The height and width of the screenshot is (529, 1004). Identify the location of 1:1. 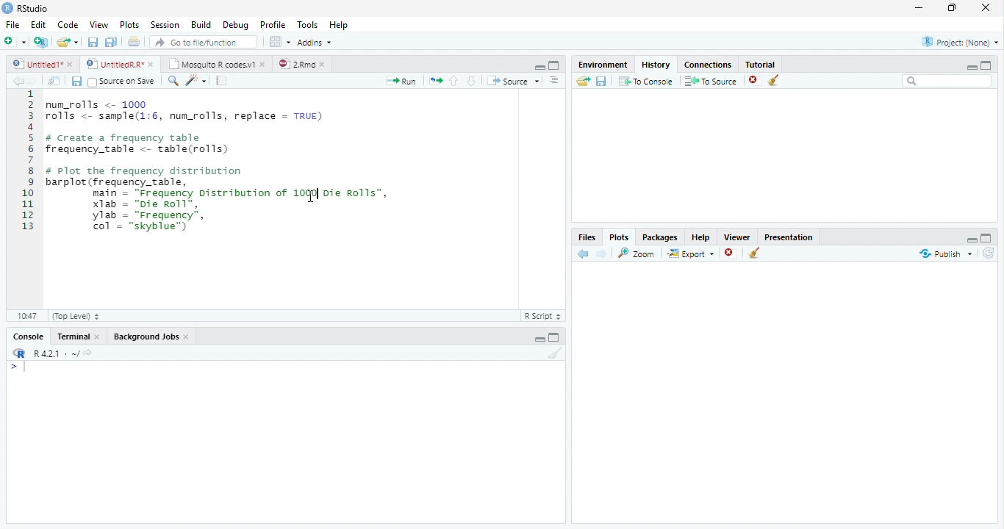
(26, 316).